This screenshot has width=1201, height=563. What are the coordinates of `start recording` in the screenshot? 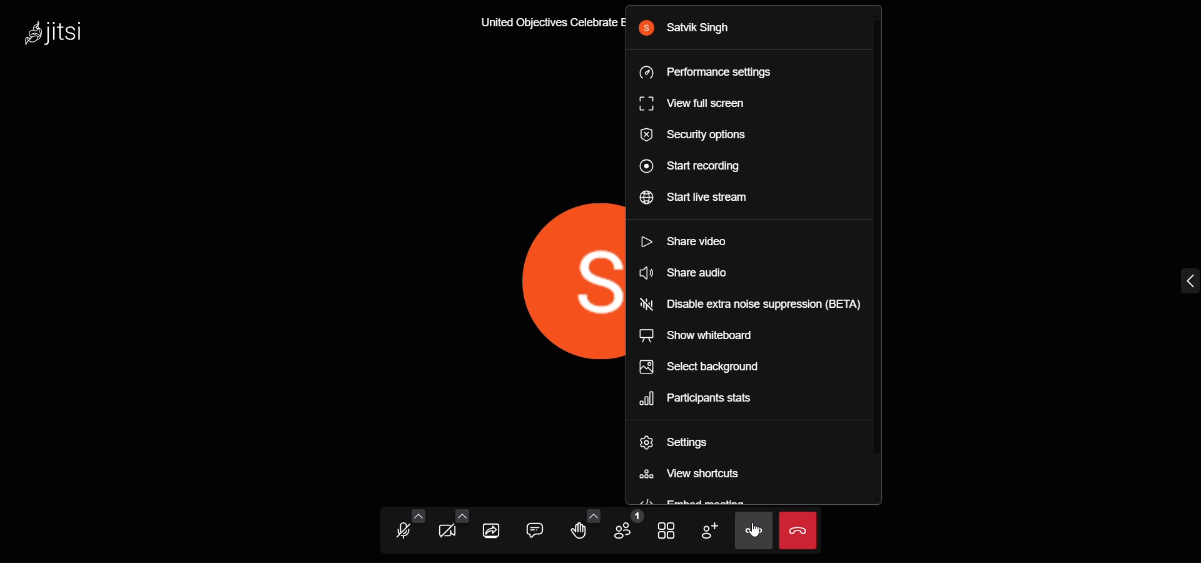 It's located at (698, 167).